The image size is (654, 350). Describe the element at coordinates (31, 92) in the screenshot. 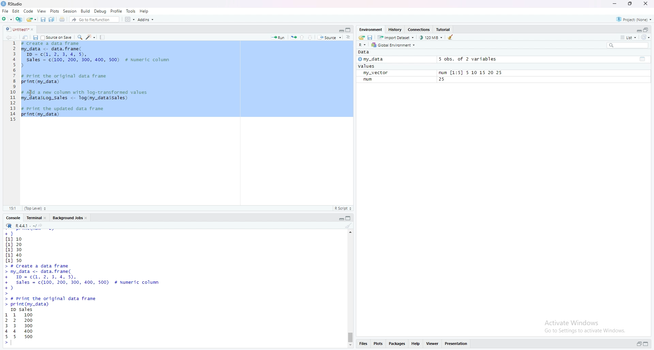

I see `cursor` at that location.